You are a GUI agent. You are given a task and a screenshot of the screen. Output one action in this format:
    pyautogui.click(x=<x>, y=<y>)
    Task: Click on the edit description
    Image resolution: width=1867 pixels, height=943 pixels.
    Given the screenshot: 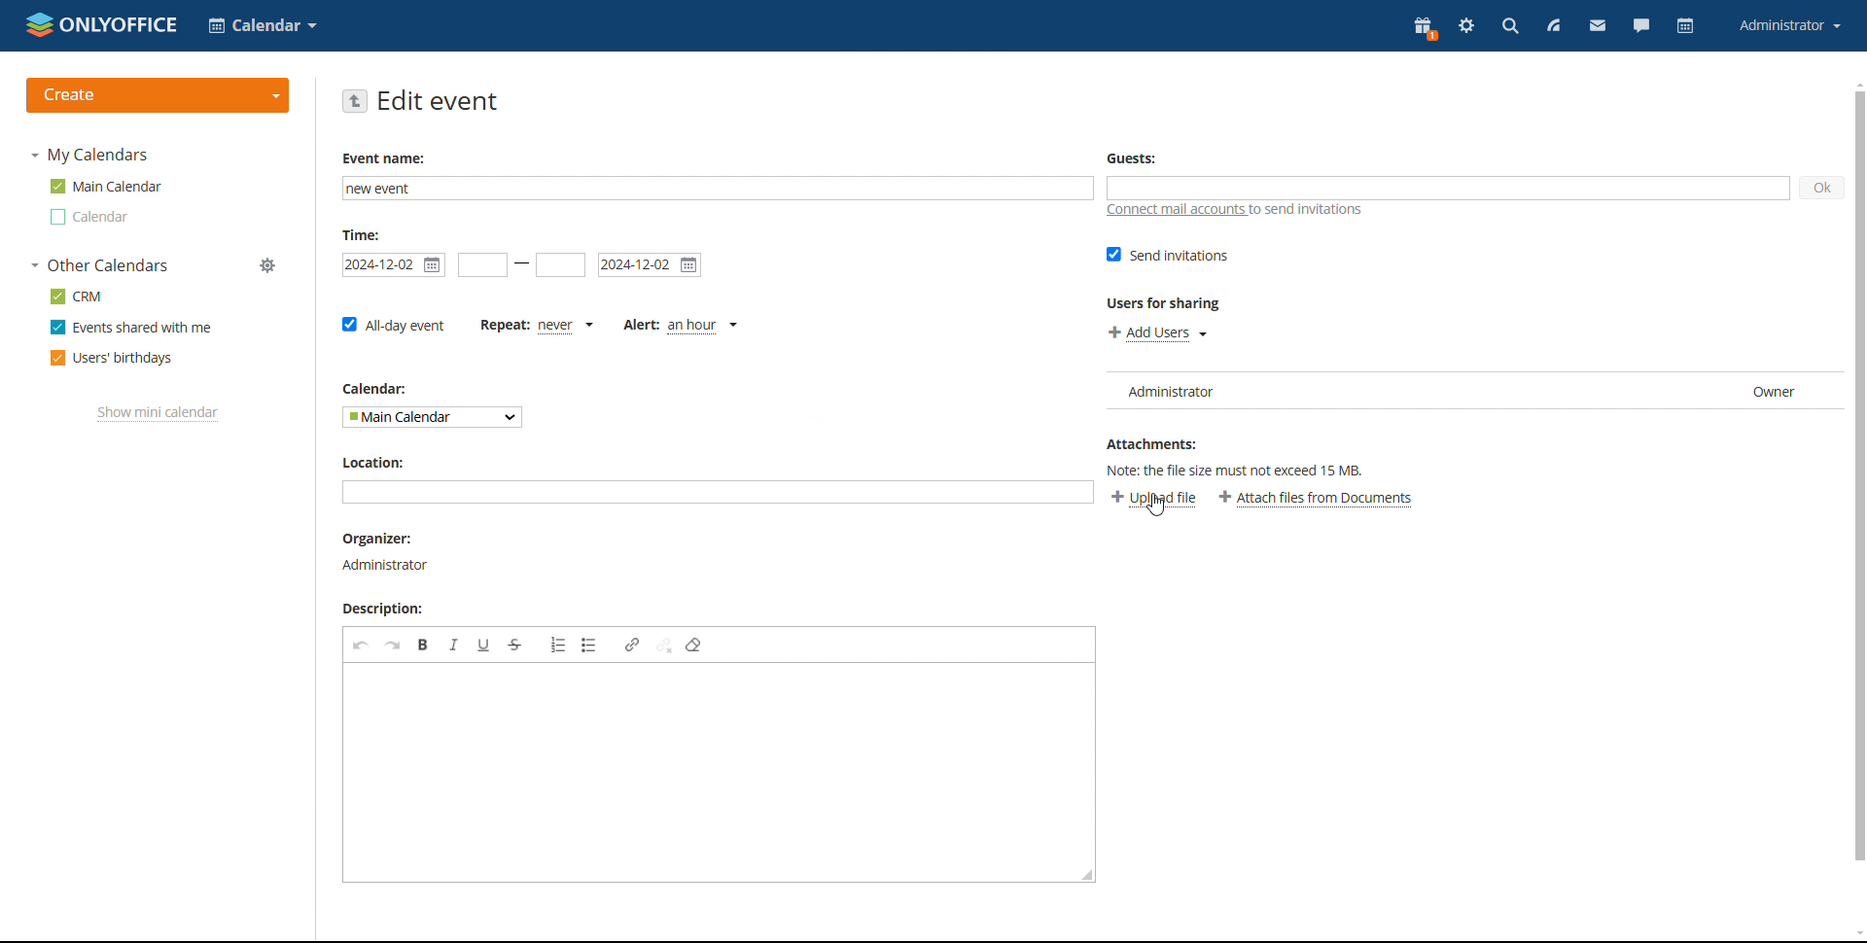 What is the action you would take?
    pyautogui.click(x=709, y=773)
    